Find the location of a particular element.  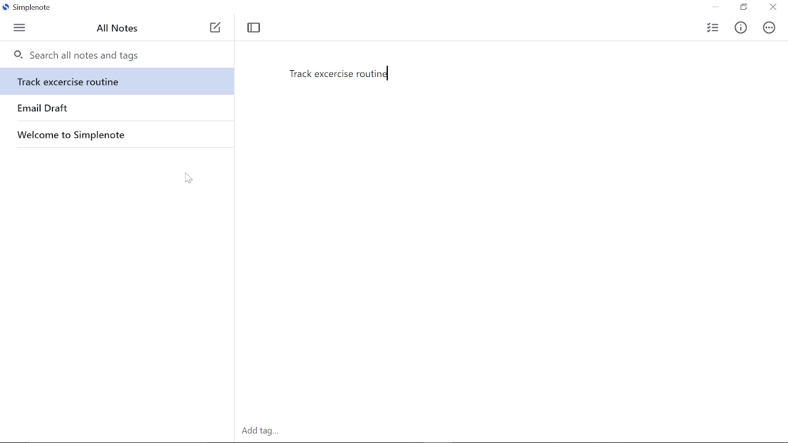

Track excercise routine is located at coordinates (118, 81).